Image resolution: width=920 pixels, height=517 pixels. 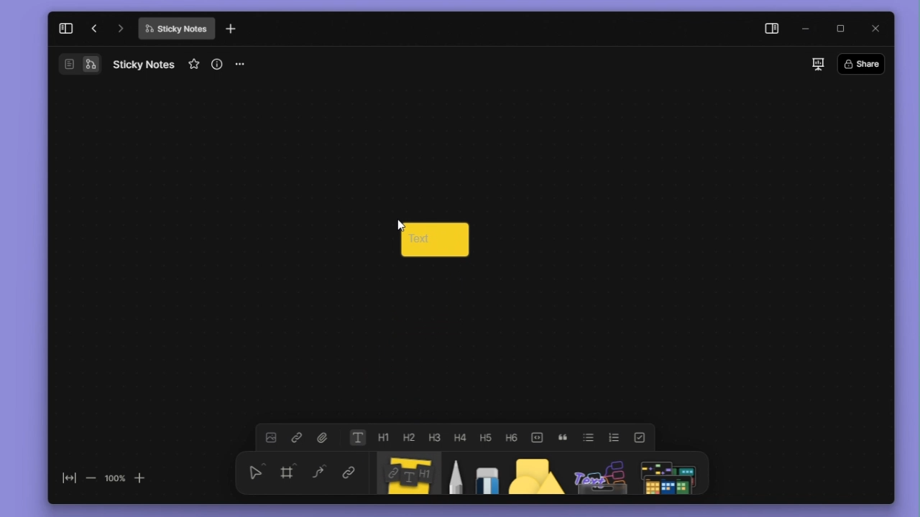 I want to click on Text, so click(x=433, y=238).